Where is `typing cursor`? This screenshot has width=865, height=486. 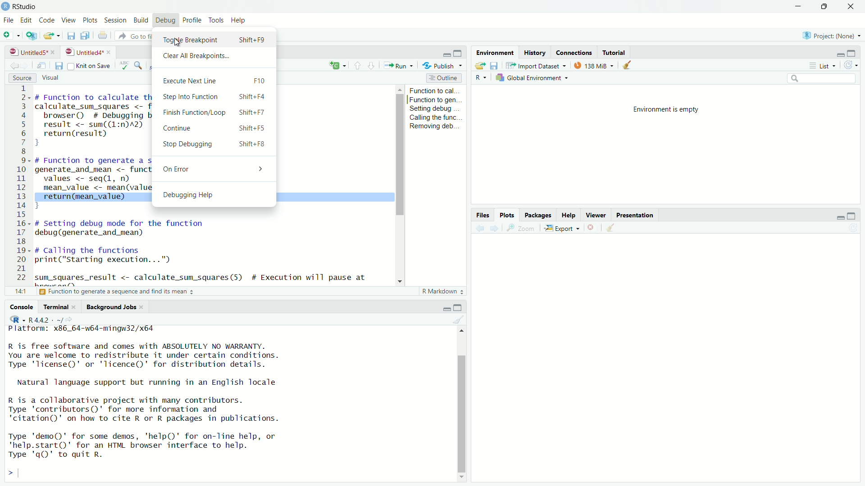 typing cursor is located at coordinates (23, 473).